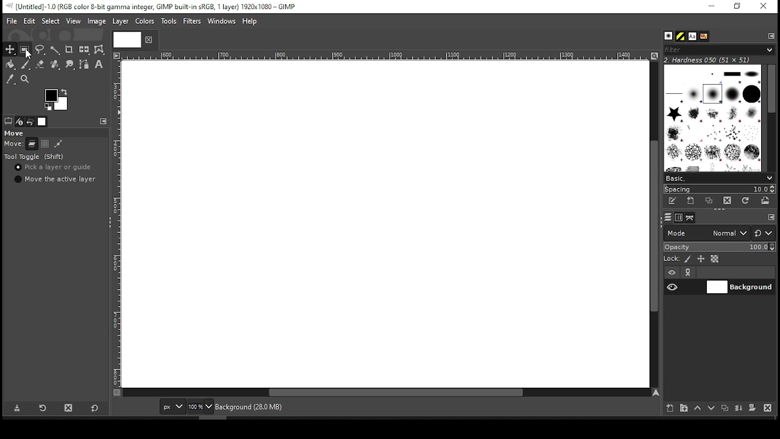  Describe the element at coordinates (771, 117) in the screenshot. I see `scroll bar` at that location.